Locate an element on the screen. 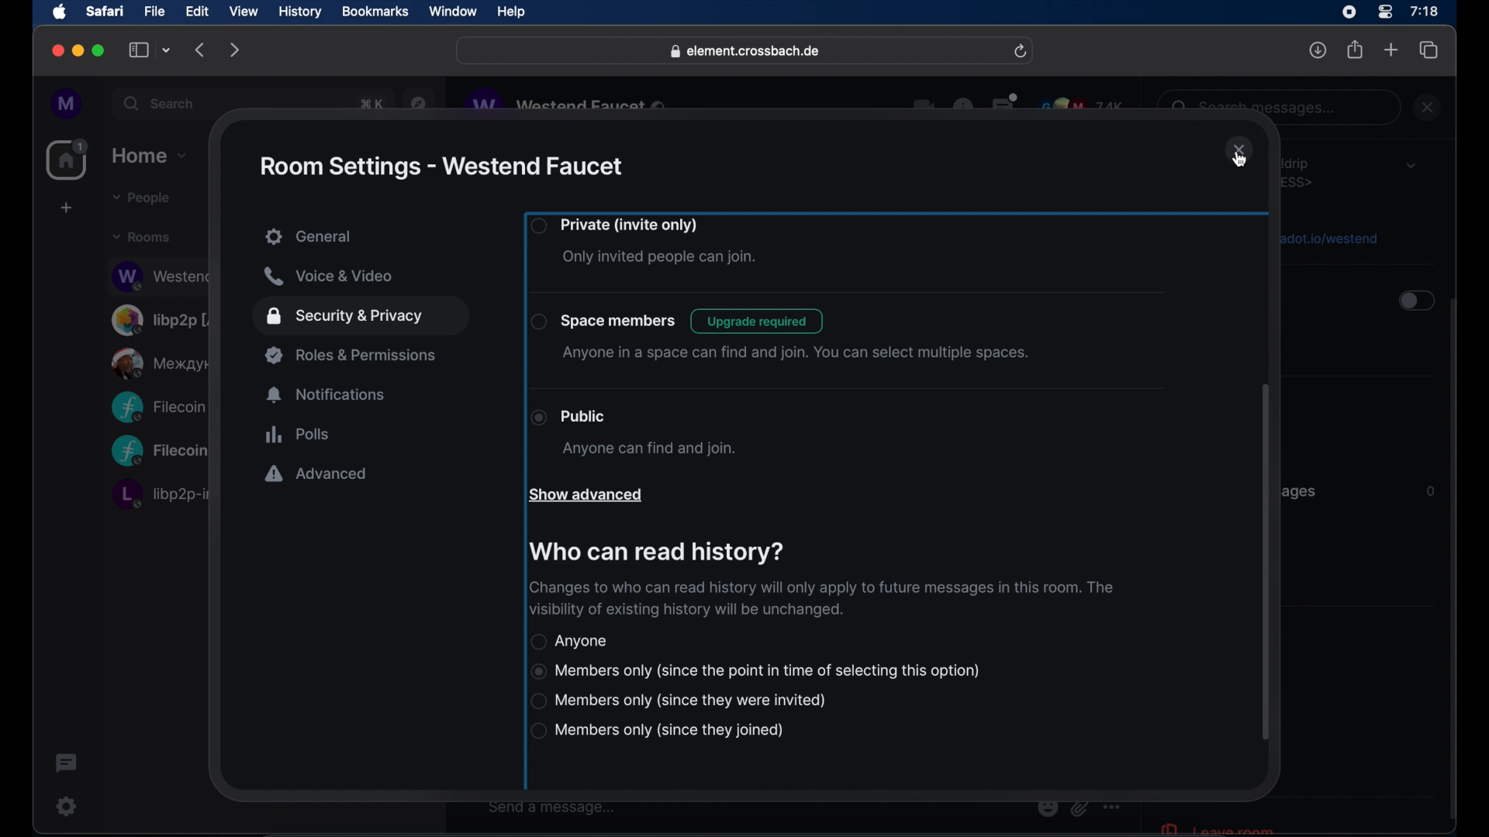 This screenshot has height=837, width=1489. obscure is located at coordinates (159, 494).